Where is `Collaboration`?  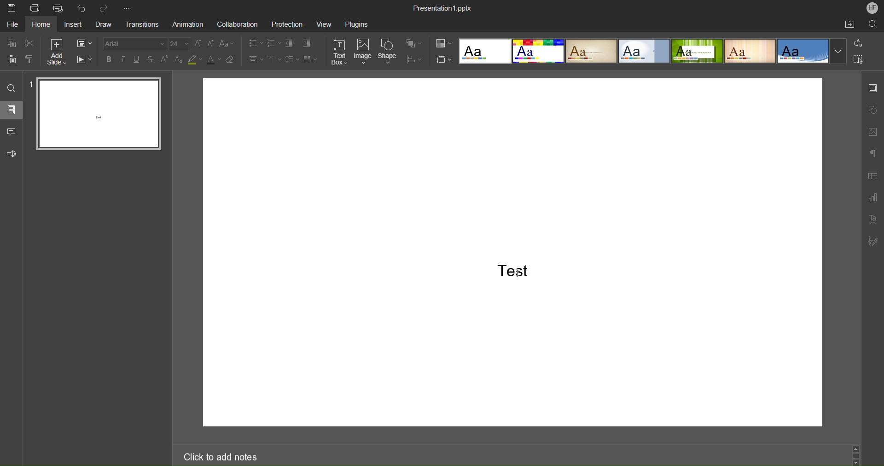
Collaboration is located at coordinates (238, 23).